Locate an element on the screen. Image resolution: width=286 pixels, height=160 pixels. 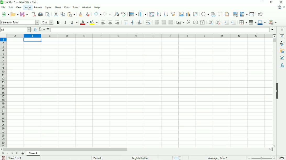
Sheet number is located at coordinates (33, 153).